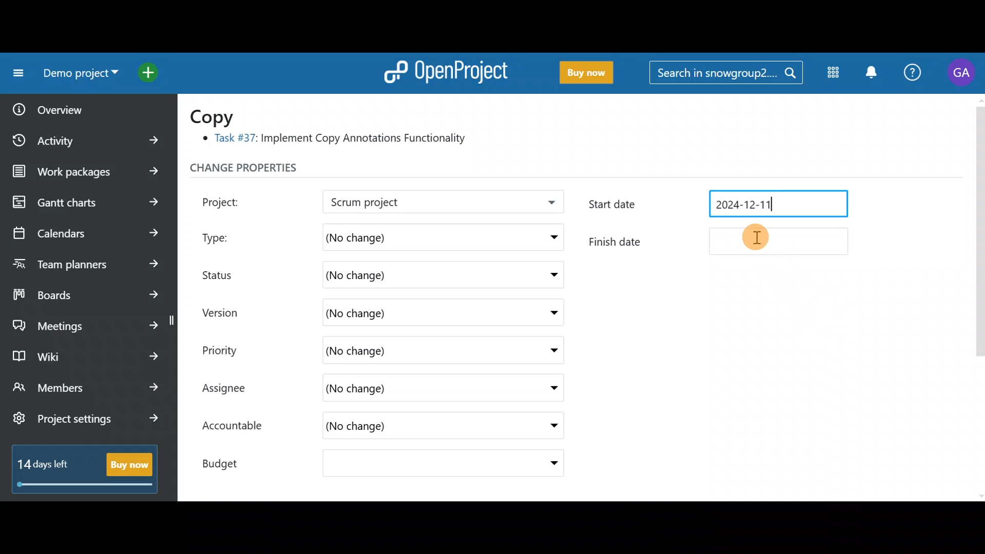  What do you see at coordinates (913, 74) in the screenshot?
I see `Help` at bounding box center [913, 74].